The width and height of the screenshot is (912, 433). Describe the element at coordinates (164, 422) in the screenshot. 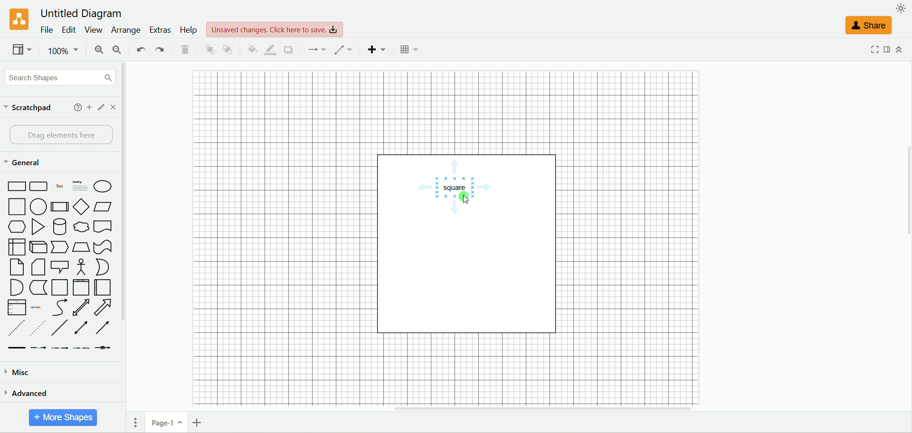

I see `page-1` at that location.